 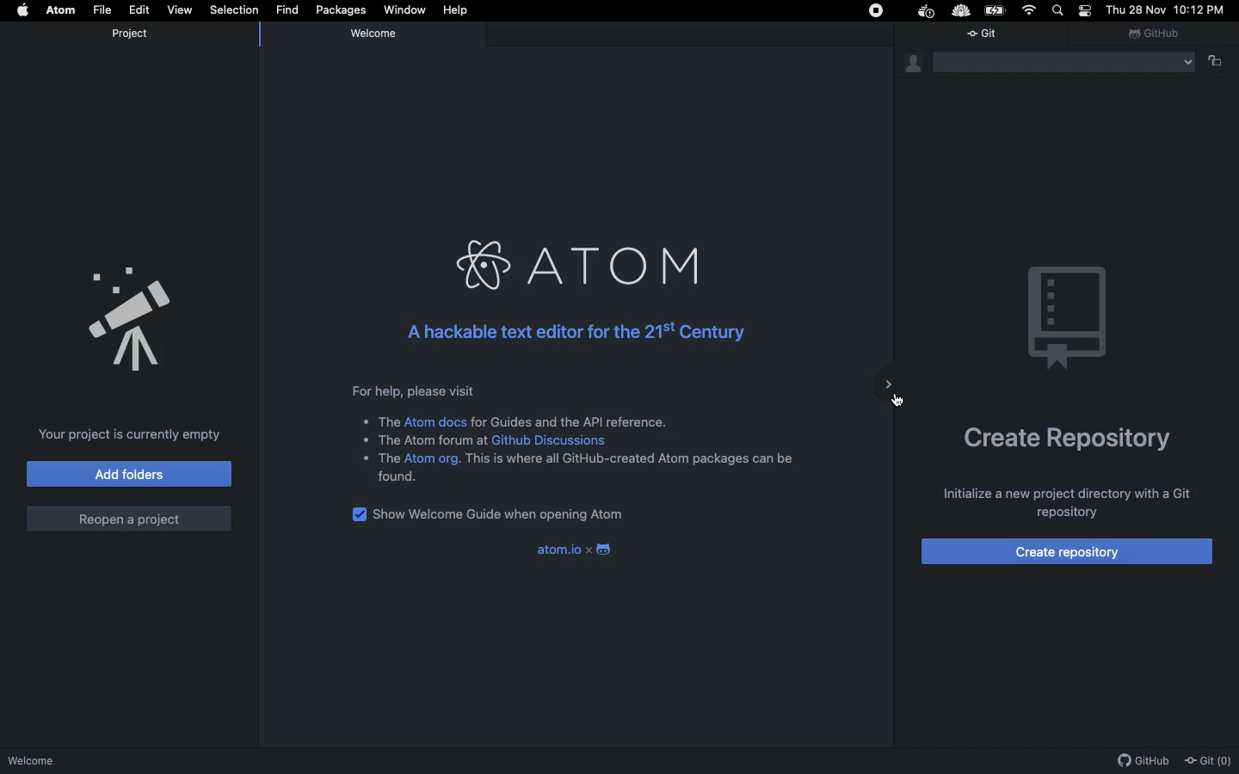 I want to click on Stop icon, so click(x=877, y=12).